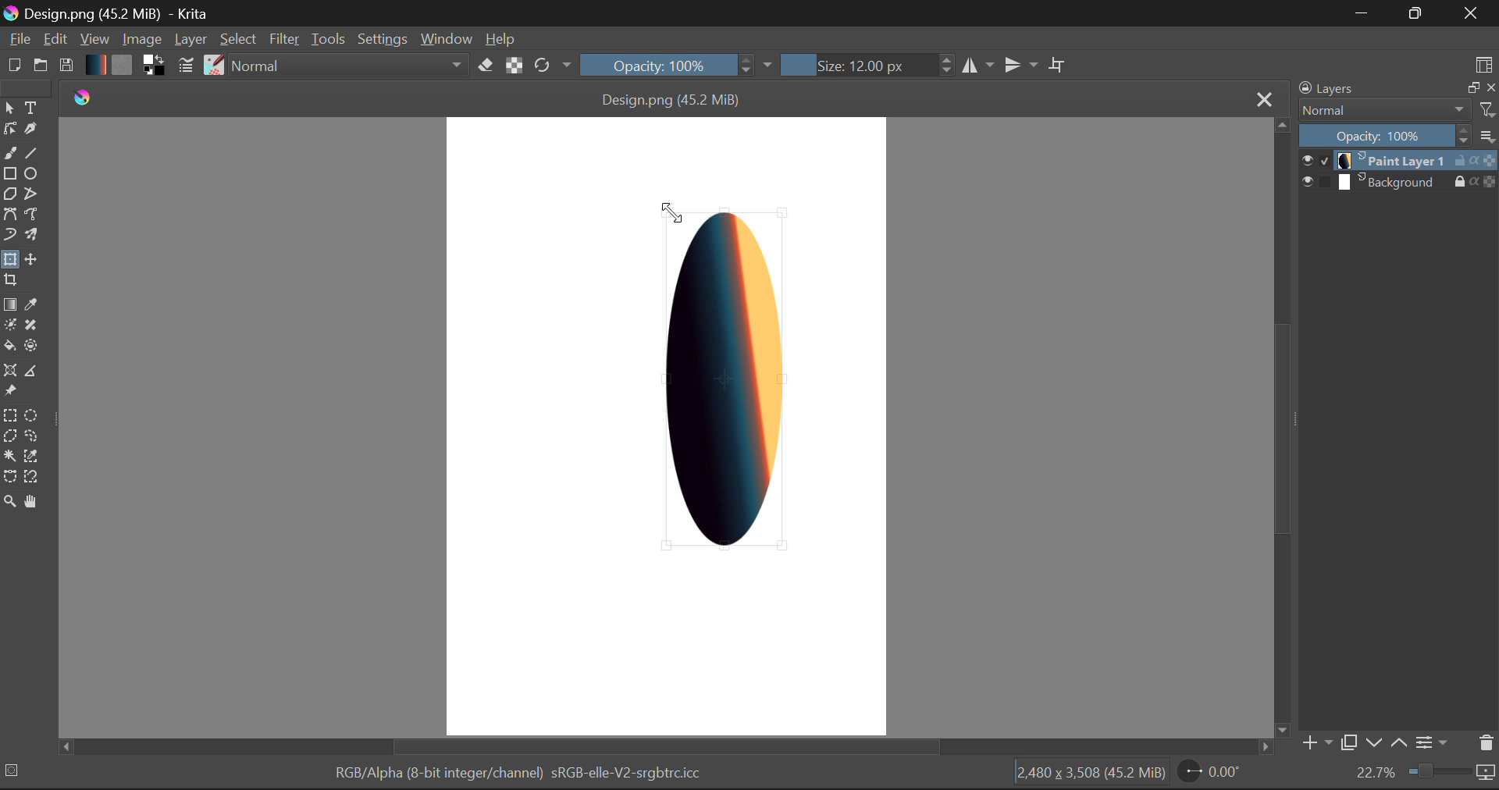 Image resolution: width=1499 pixels, height=790 pixels. Describe the element at coordinates (12, 66) in the screenshot. I see `New` at that location.